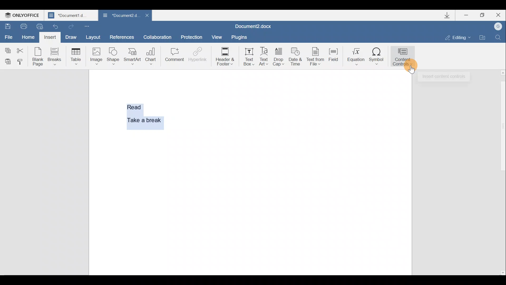  I want to click on Paste, so click(7, 61).